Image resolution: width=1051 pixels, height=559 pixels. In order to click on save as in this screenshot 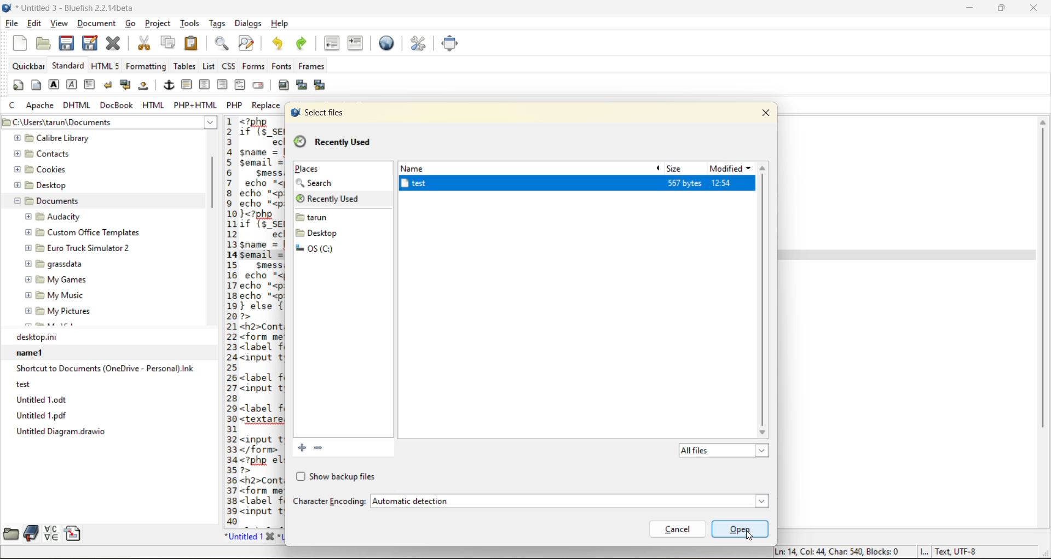, I will do `click(93, 43)`.